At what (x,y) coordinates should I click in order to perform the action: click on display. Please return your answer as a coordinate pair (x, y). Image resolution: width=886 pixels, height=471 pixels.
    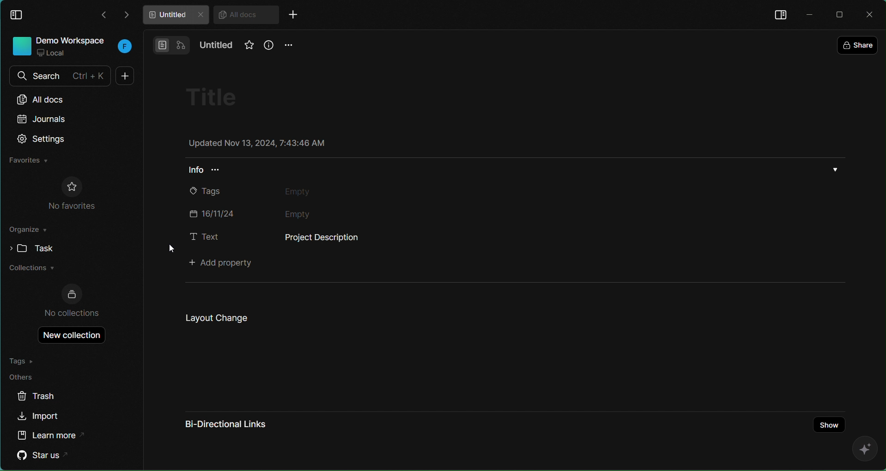
    Looking at the image, I should click on (18, 14).